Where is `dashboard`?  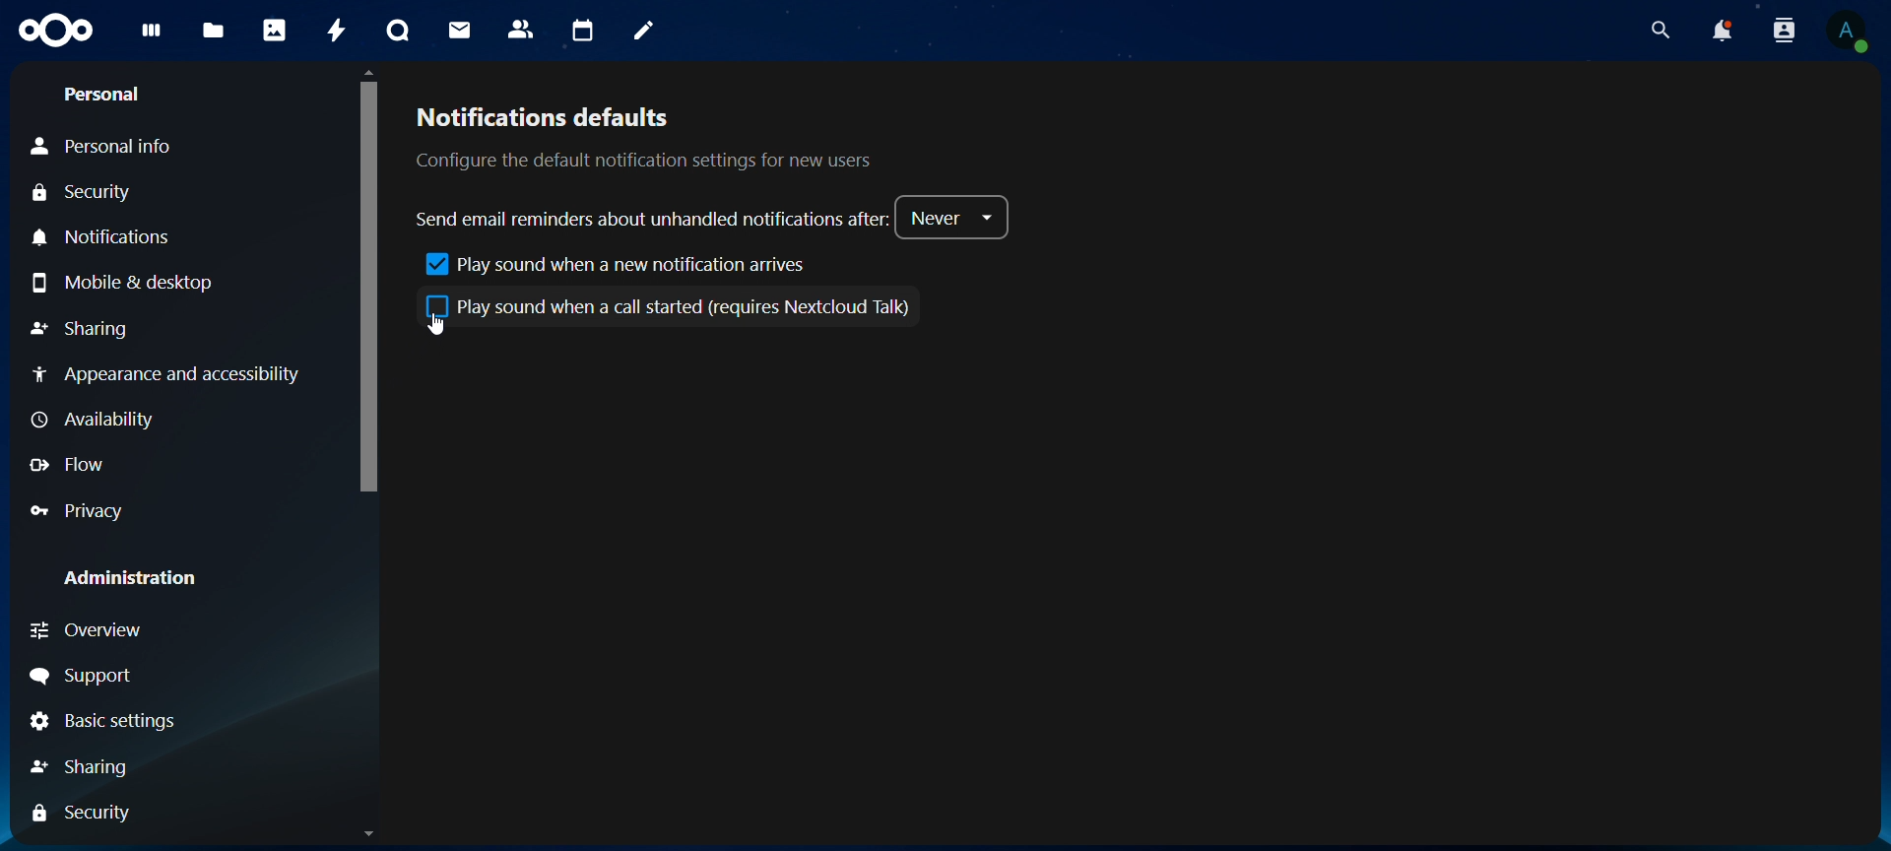 dashboard is located at coordinates (154, 34).